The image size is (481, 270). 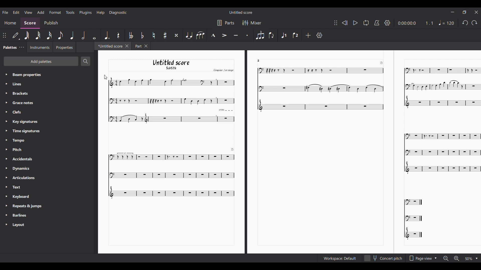 What do you see at coordinates (106, 35) in the screenshot?
I see `Augmentation dot` at bounding box center [106, 35].